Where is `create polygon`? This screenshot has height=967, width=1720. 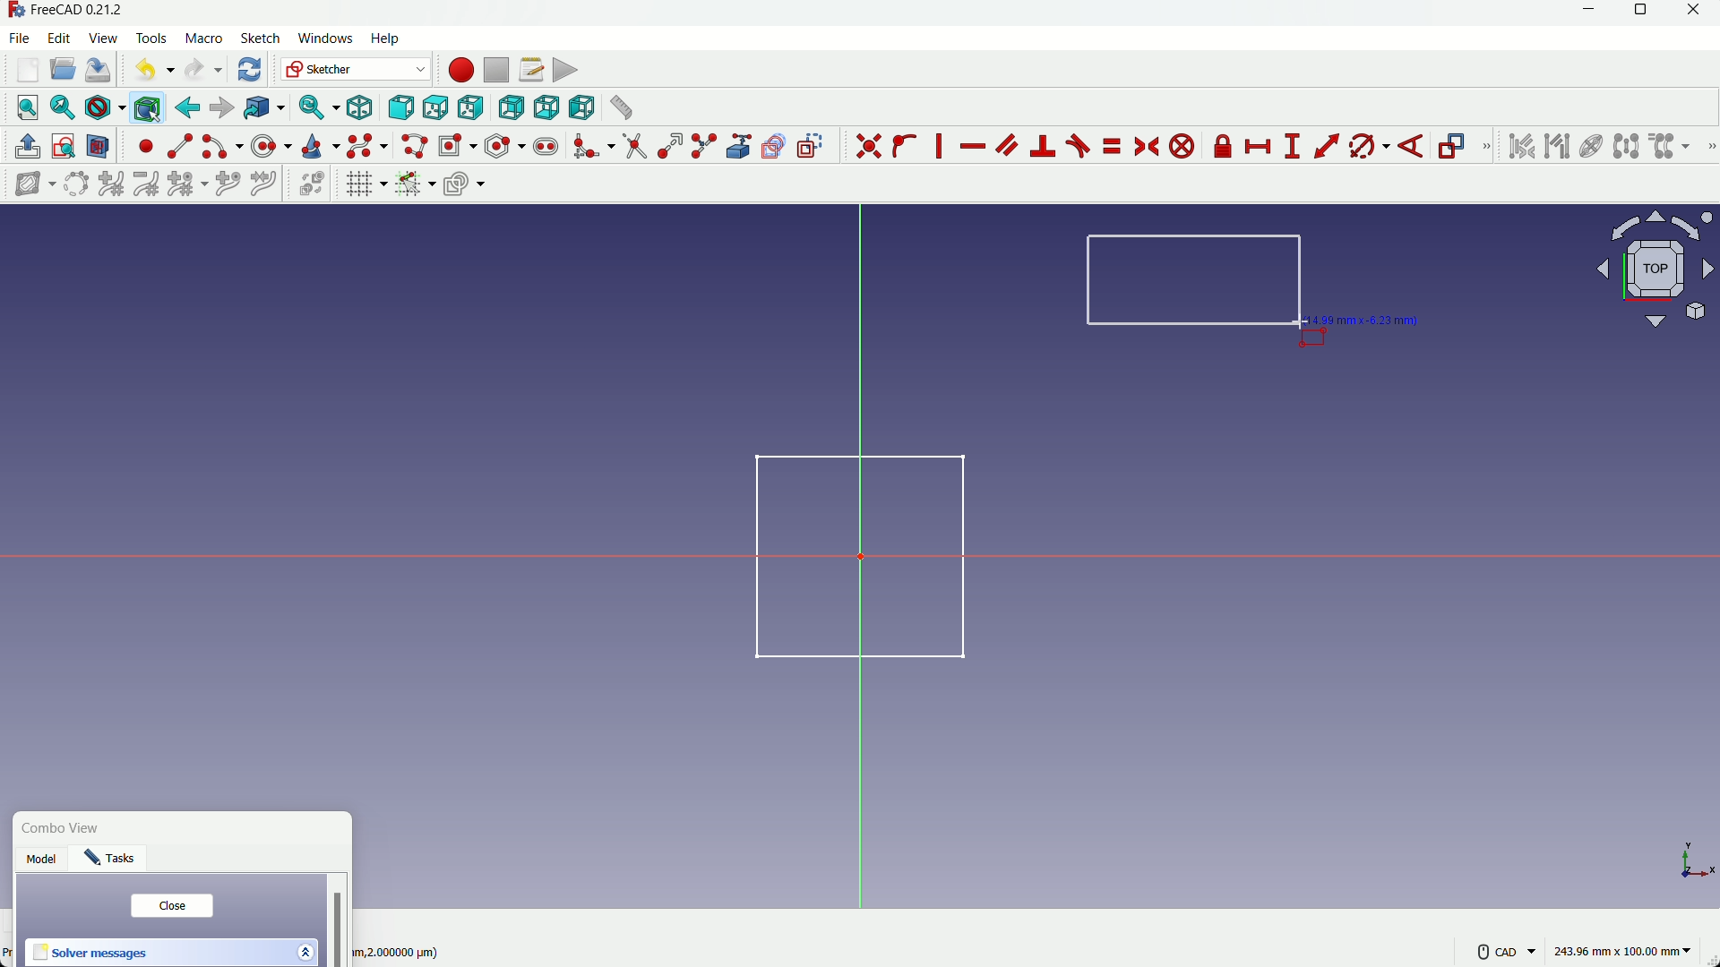 create polygon is located at coordinates (505, 145).